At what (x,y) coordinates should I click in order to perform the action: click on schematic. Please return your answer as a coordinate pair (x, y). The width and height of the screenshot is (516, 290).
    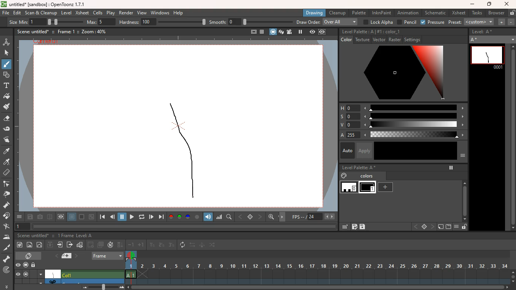
    Looking at the image, I should click on (436, 13).